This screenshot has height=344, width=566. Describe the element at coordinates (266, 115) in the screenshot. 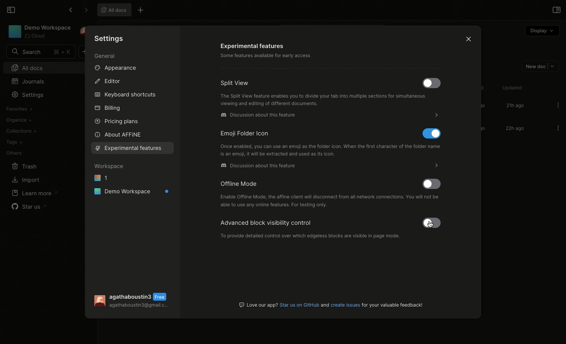

I see `Discussion on Discord` at that location.